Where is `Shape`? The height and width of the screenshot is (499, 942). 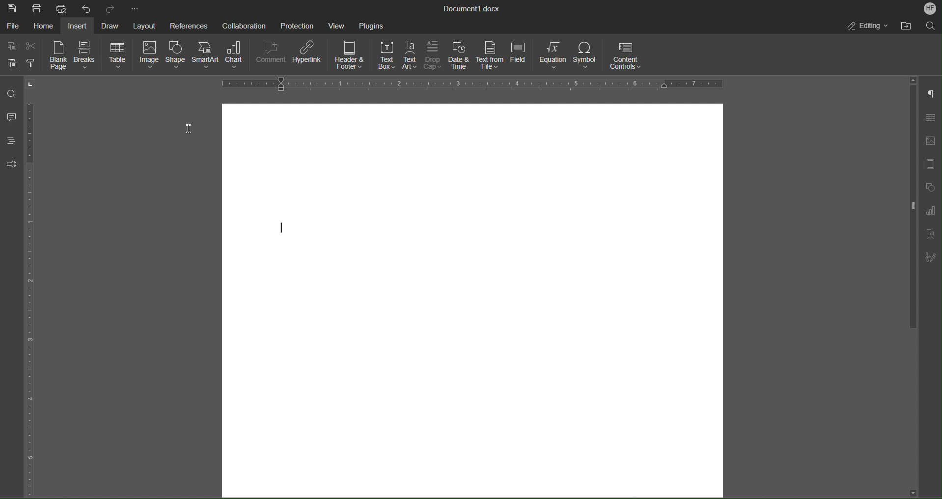 Shape is located at coordinates (176, 56).